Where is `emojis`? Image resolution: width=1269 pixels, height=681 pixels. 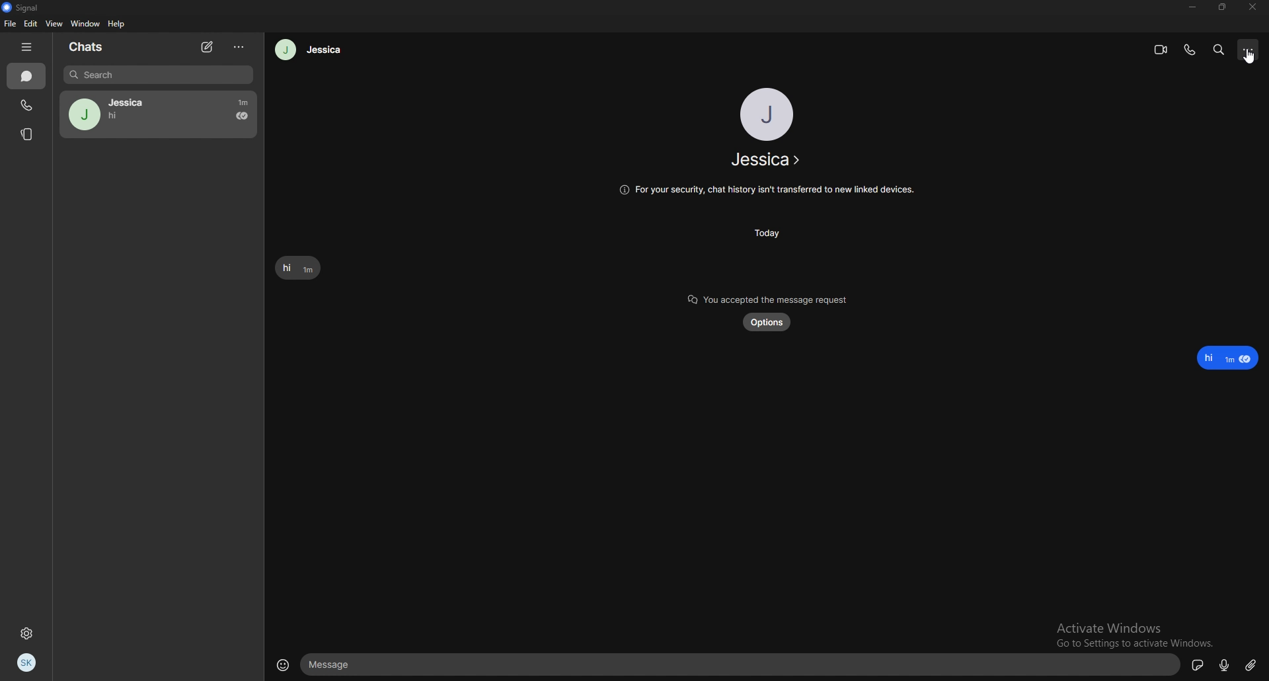
emojis is located at coordinates (282, 664).